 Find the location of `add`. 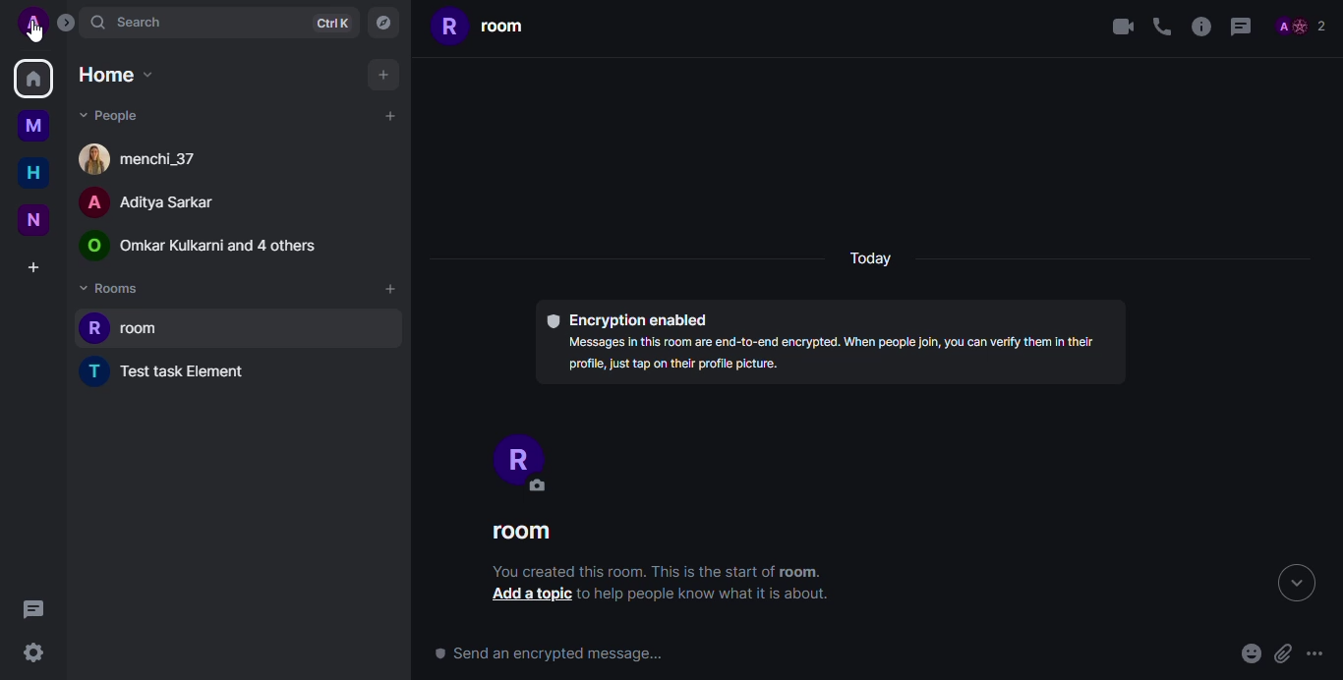

add is located at coordinates (384, 75).